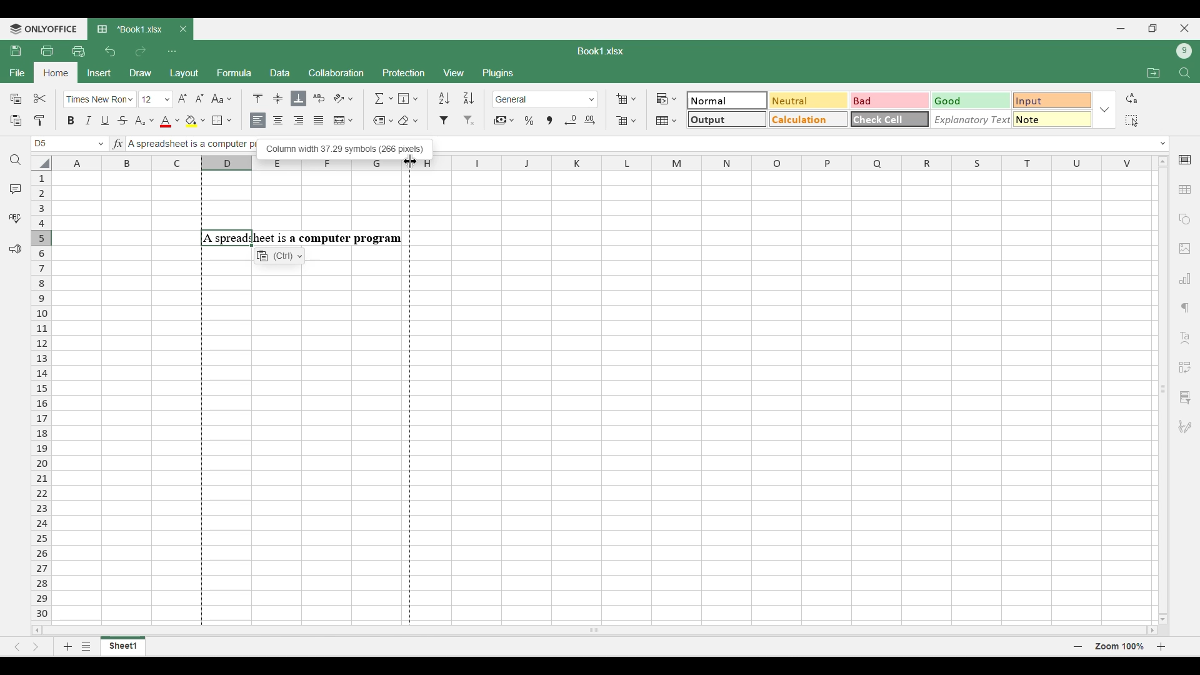 The image size is (1200, 675). I want to click on Previous, so click(17, 647).